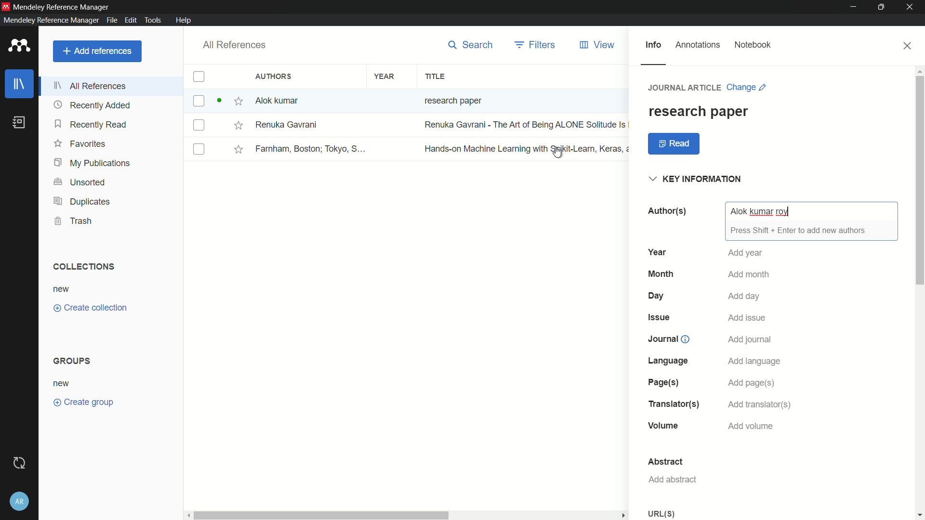  What do you see at coordinates (557, 152) in the screenshot?
I see `cursor` at bounding box center [557, 152].